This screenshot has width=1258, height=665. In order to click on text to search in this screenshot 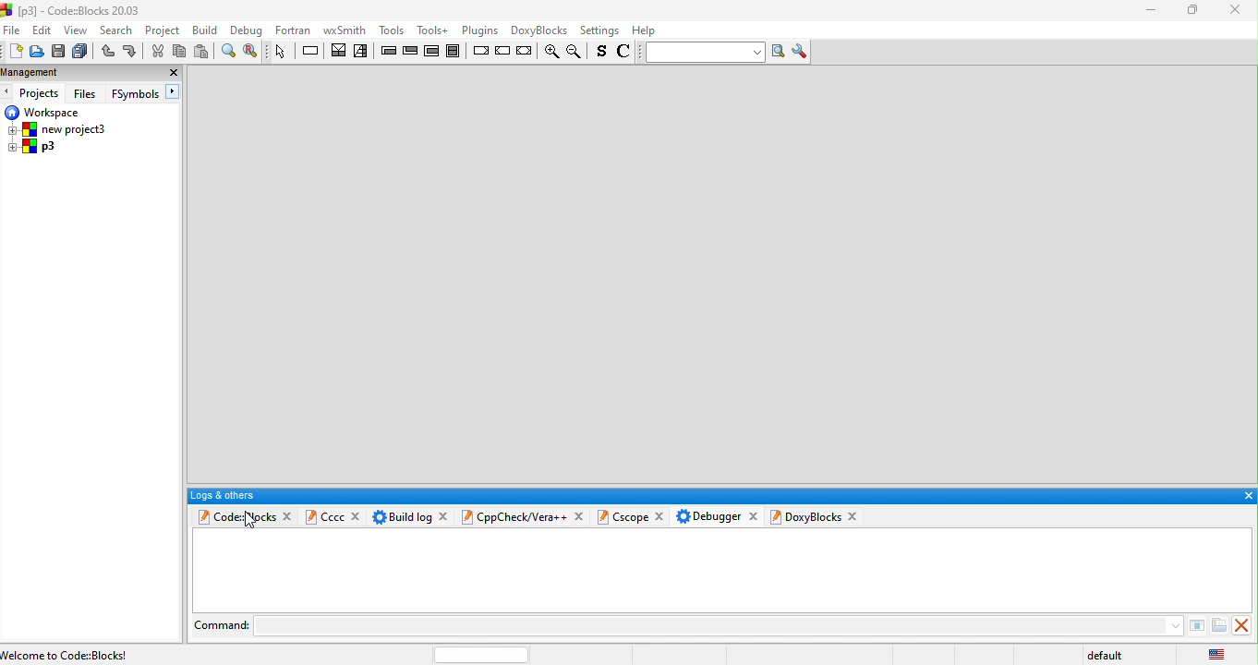, I will do `click(703, 52)`.